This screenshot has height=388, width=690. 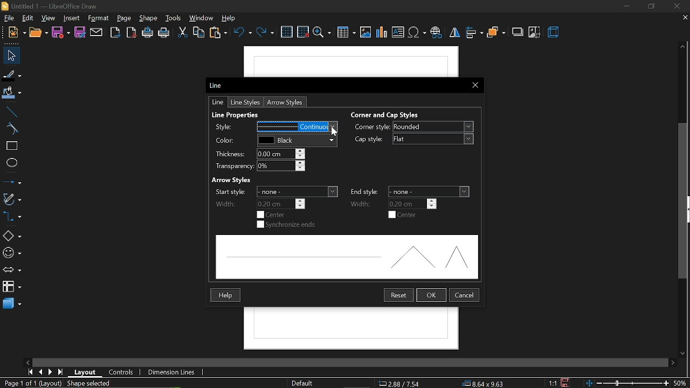 What do you see at coordinates (120, 372) in the screenshot?
I see `controls` at bounding box center [120, 372].